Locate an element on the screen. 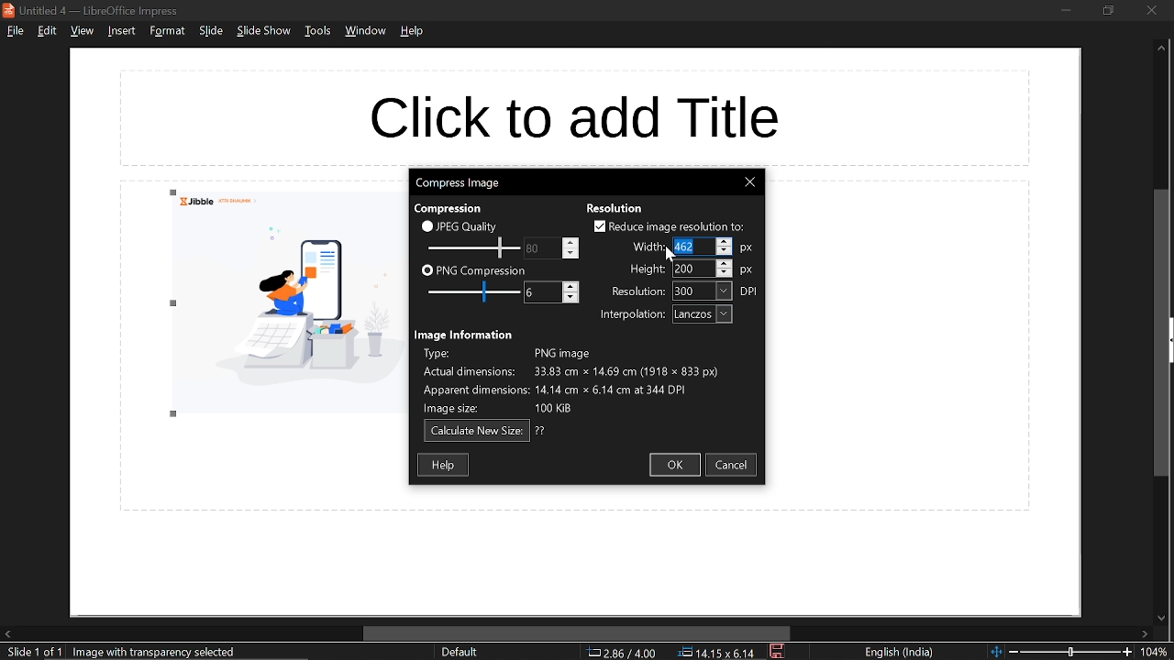  restore down is located at coordinates (1107, 10).